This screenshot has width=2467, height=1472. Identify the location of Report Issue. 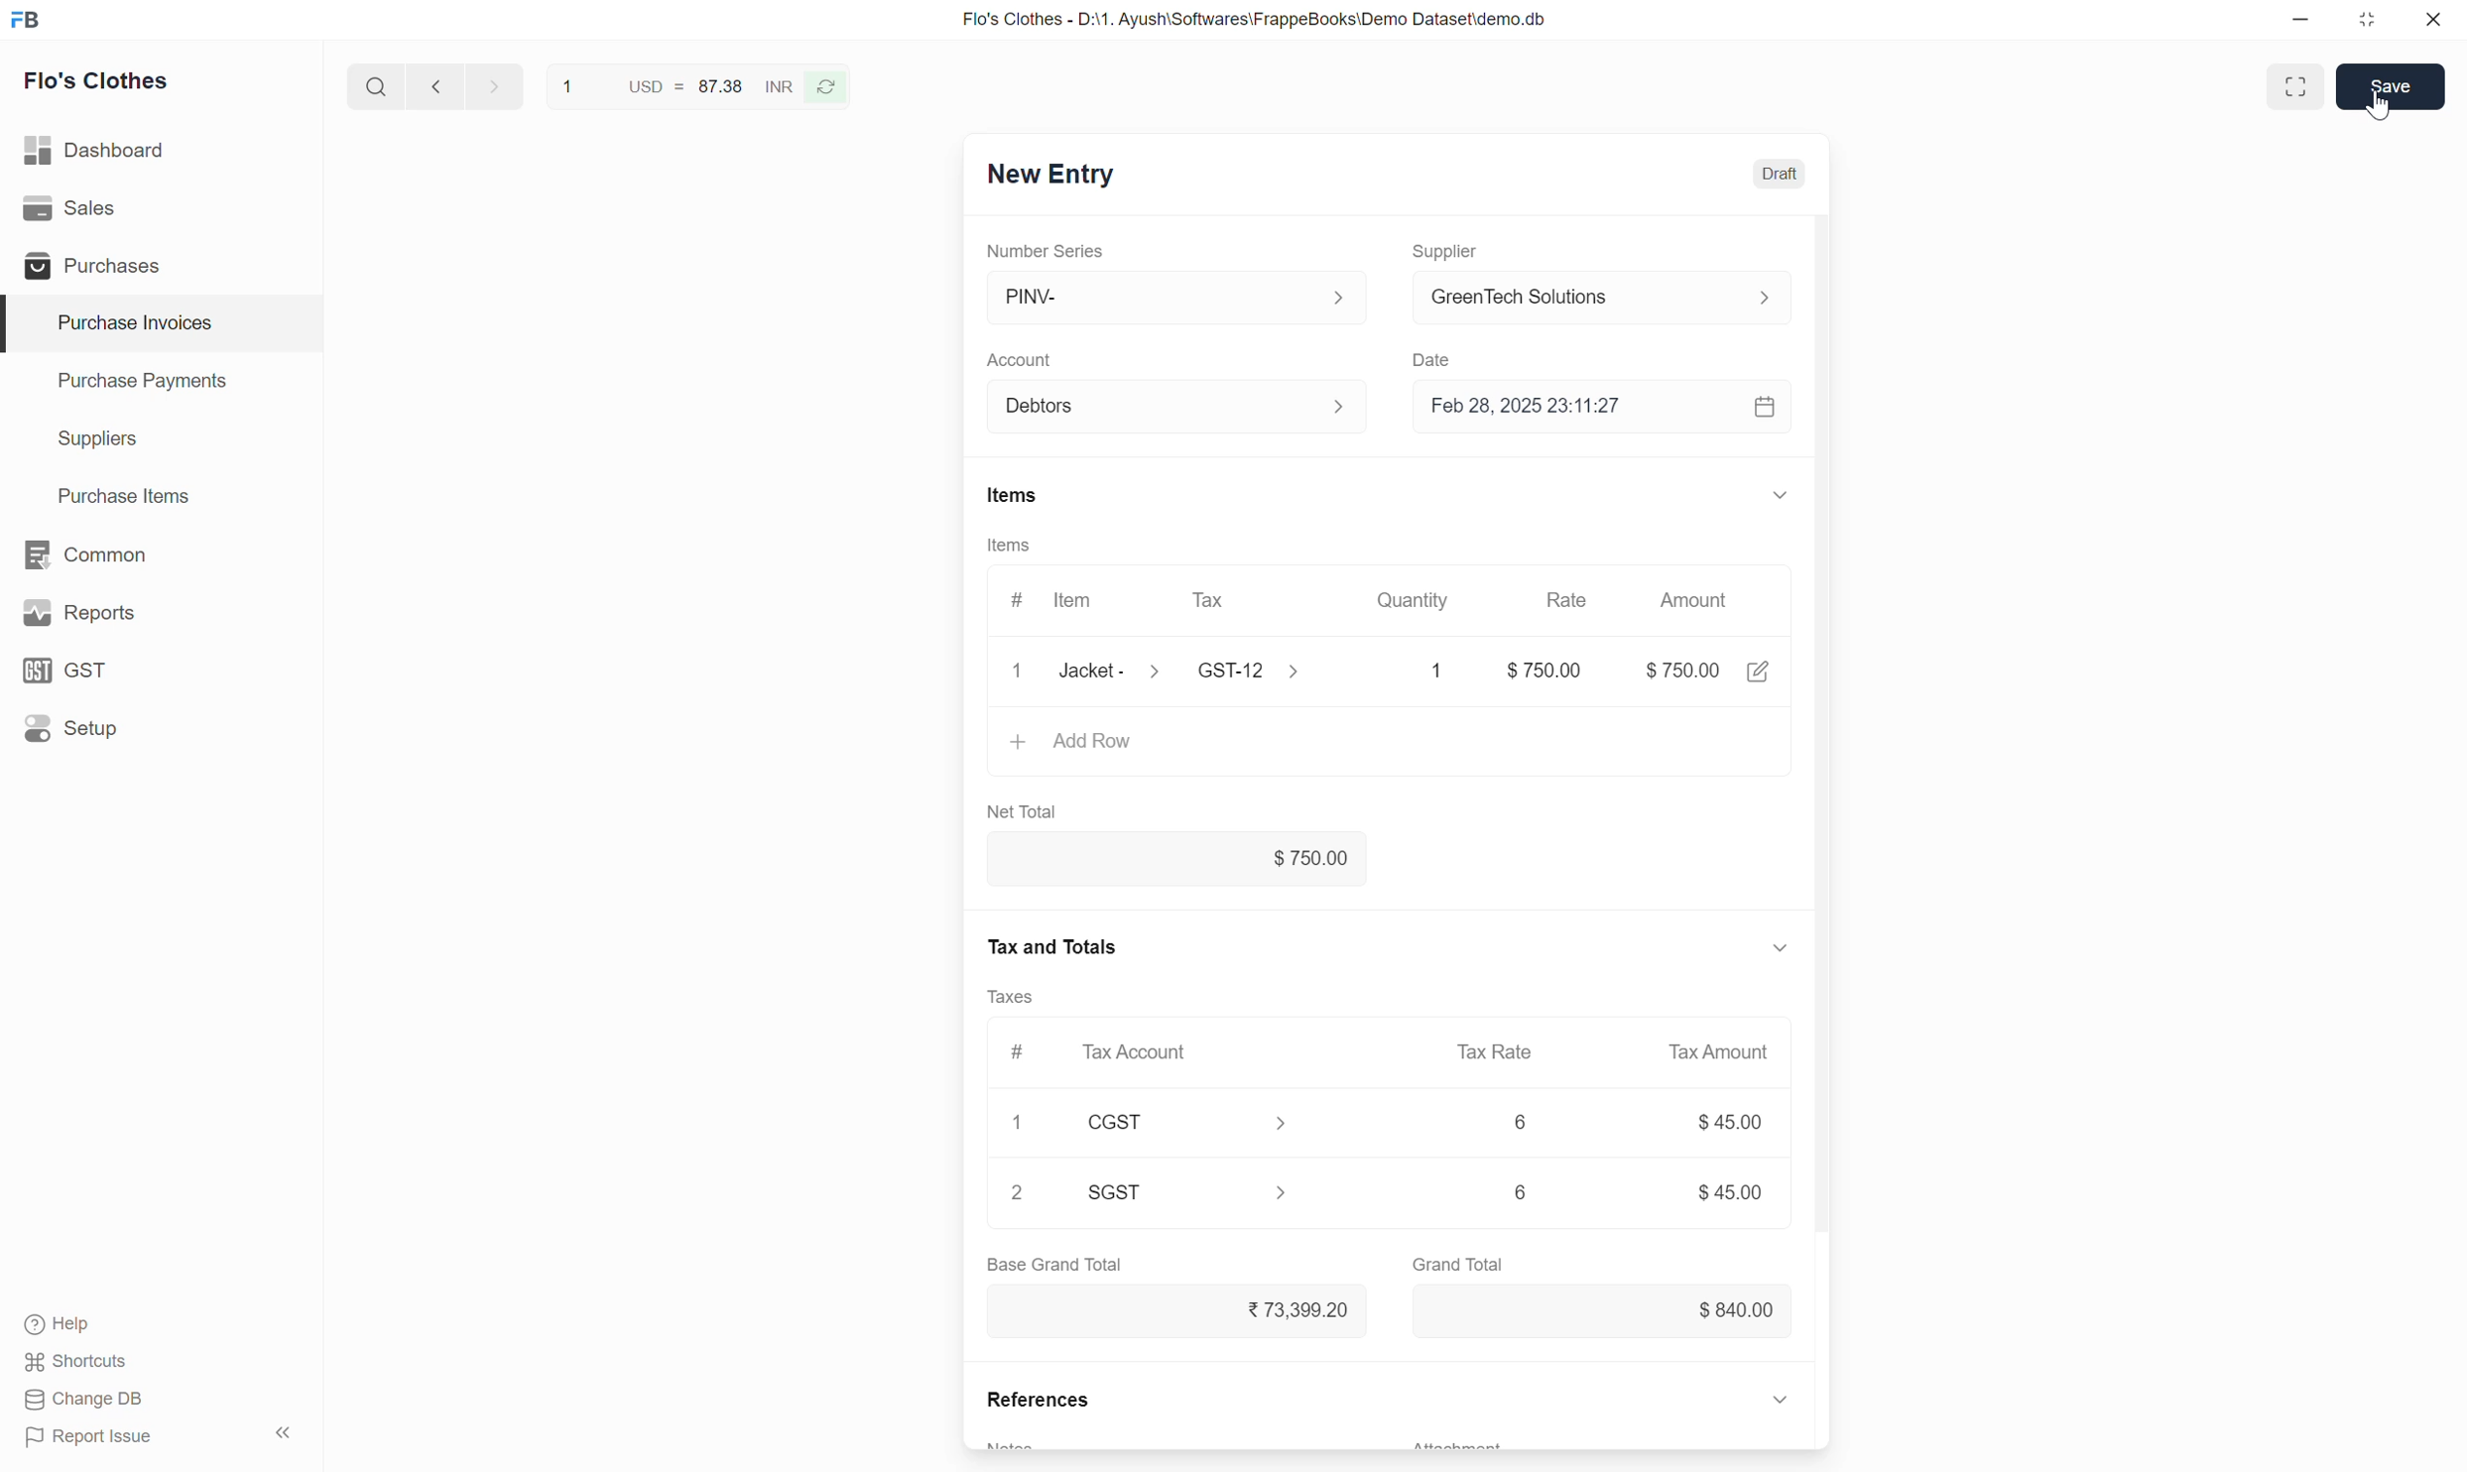
(89, 1437).